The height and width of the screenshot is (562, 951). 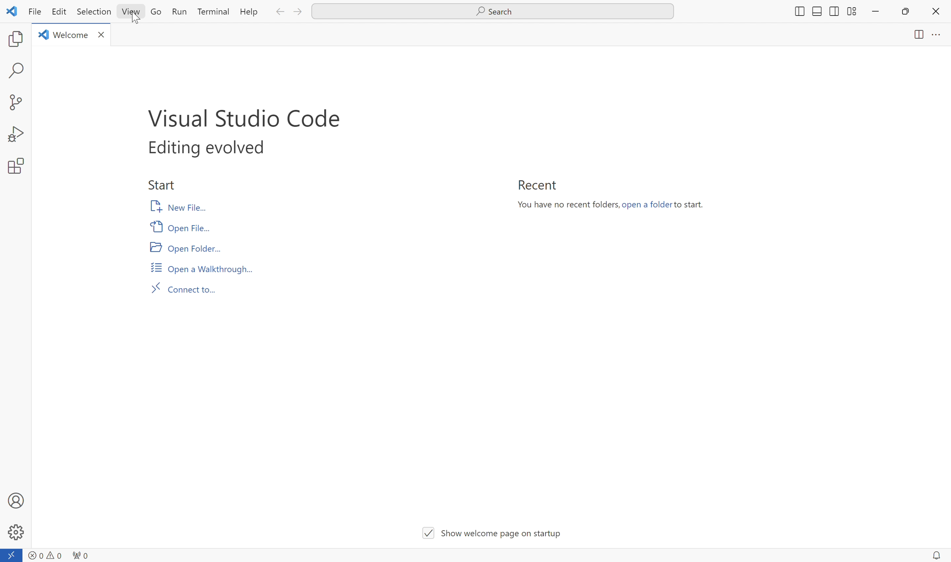 I want to click on recent, so click(x=539, y=185).